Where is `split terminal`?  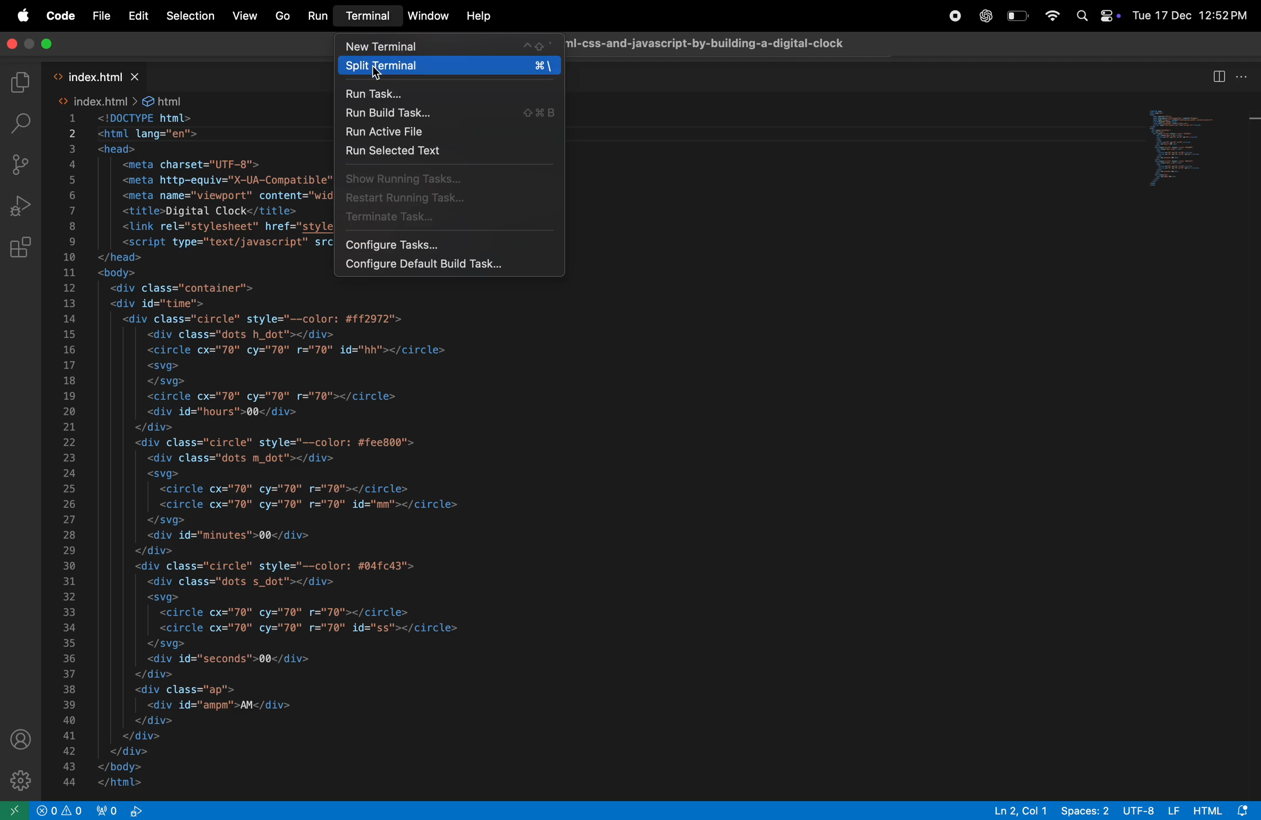
split terminal is located at coordinates (448, 67).